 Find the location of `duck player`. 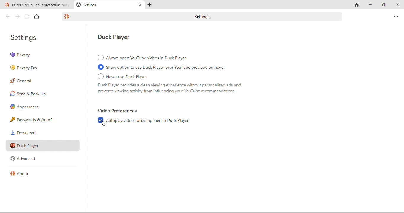

duck player is located at coordinates (117, 37).